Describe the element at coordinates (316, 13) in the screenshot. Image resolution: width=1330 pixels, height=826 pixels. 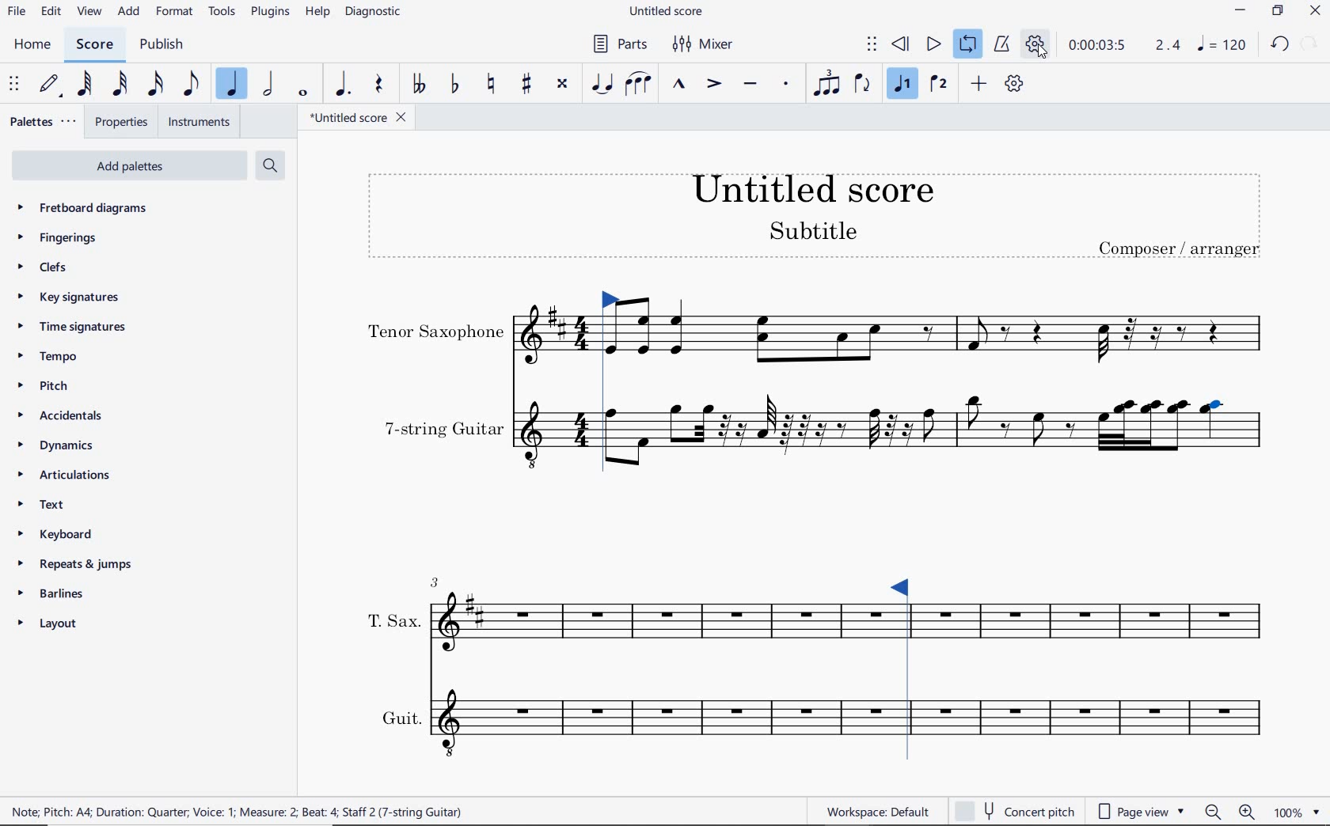
I see `HELP` at that location.